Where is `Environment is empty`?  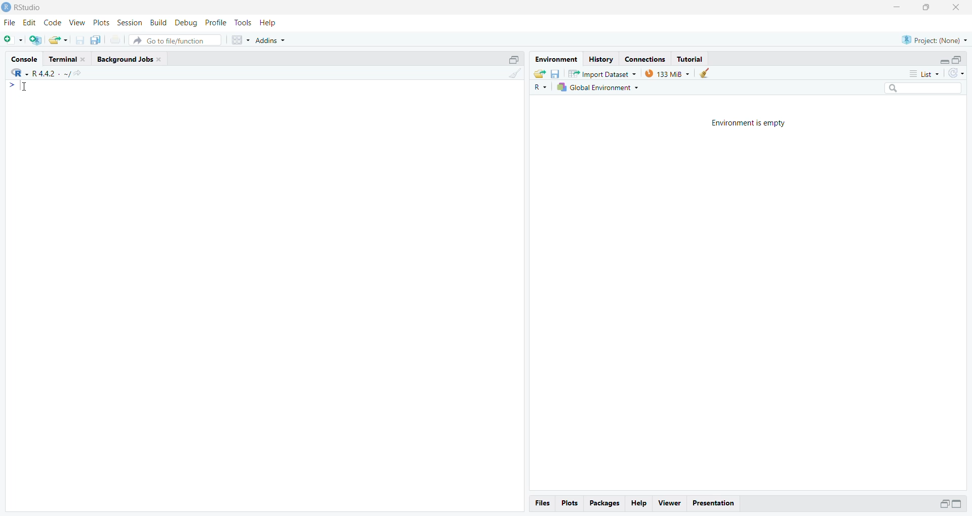 Environment is empty is located at coordinates (745, 124).